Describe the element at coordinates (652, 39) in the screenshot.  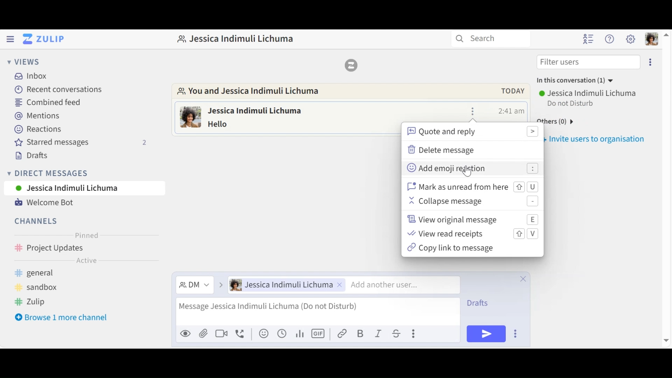
I see `Personal menu` at that location.